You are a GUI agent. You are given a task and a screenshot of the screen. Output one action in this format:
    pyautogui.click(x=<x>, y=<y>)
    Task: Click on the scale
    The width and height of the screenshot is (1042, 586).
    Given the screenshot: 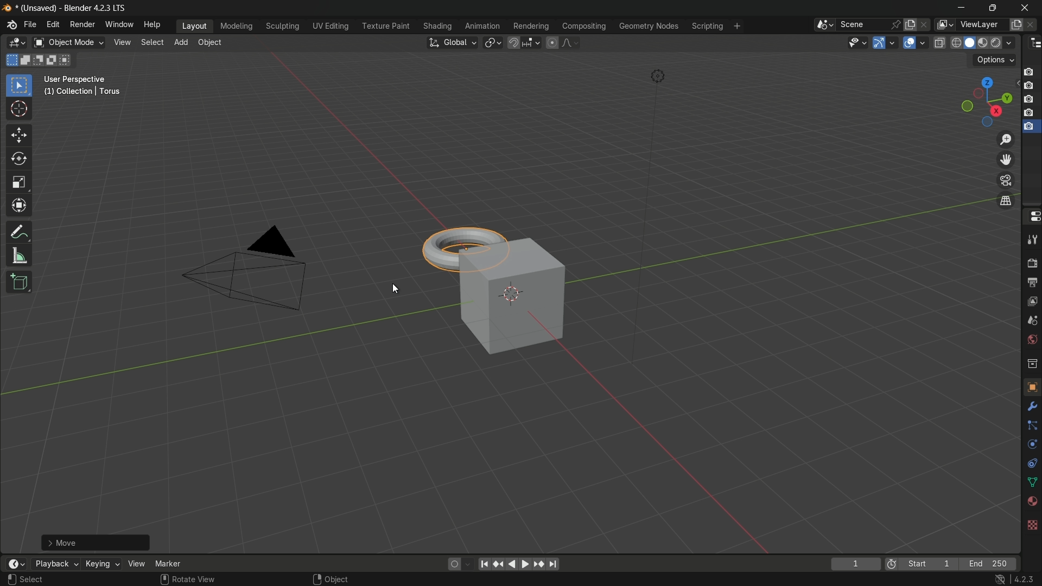 What is the action you would take?
    pyautogui.click(x=19, y=183)
    